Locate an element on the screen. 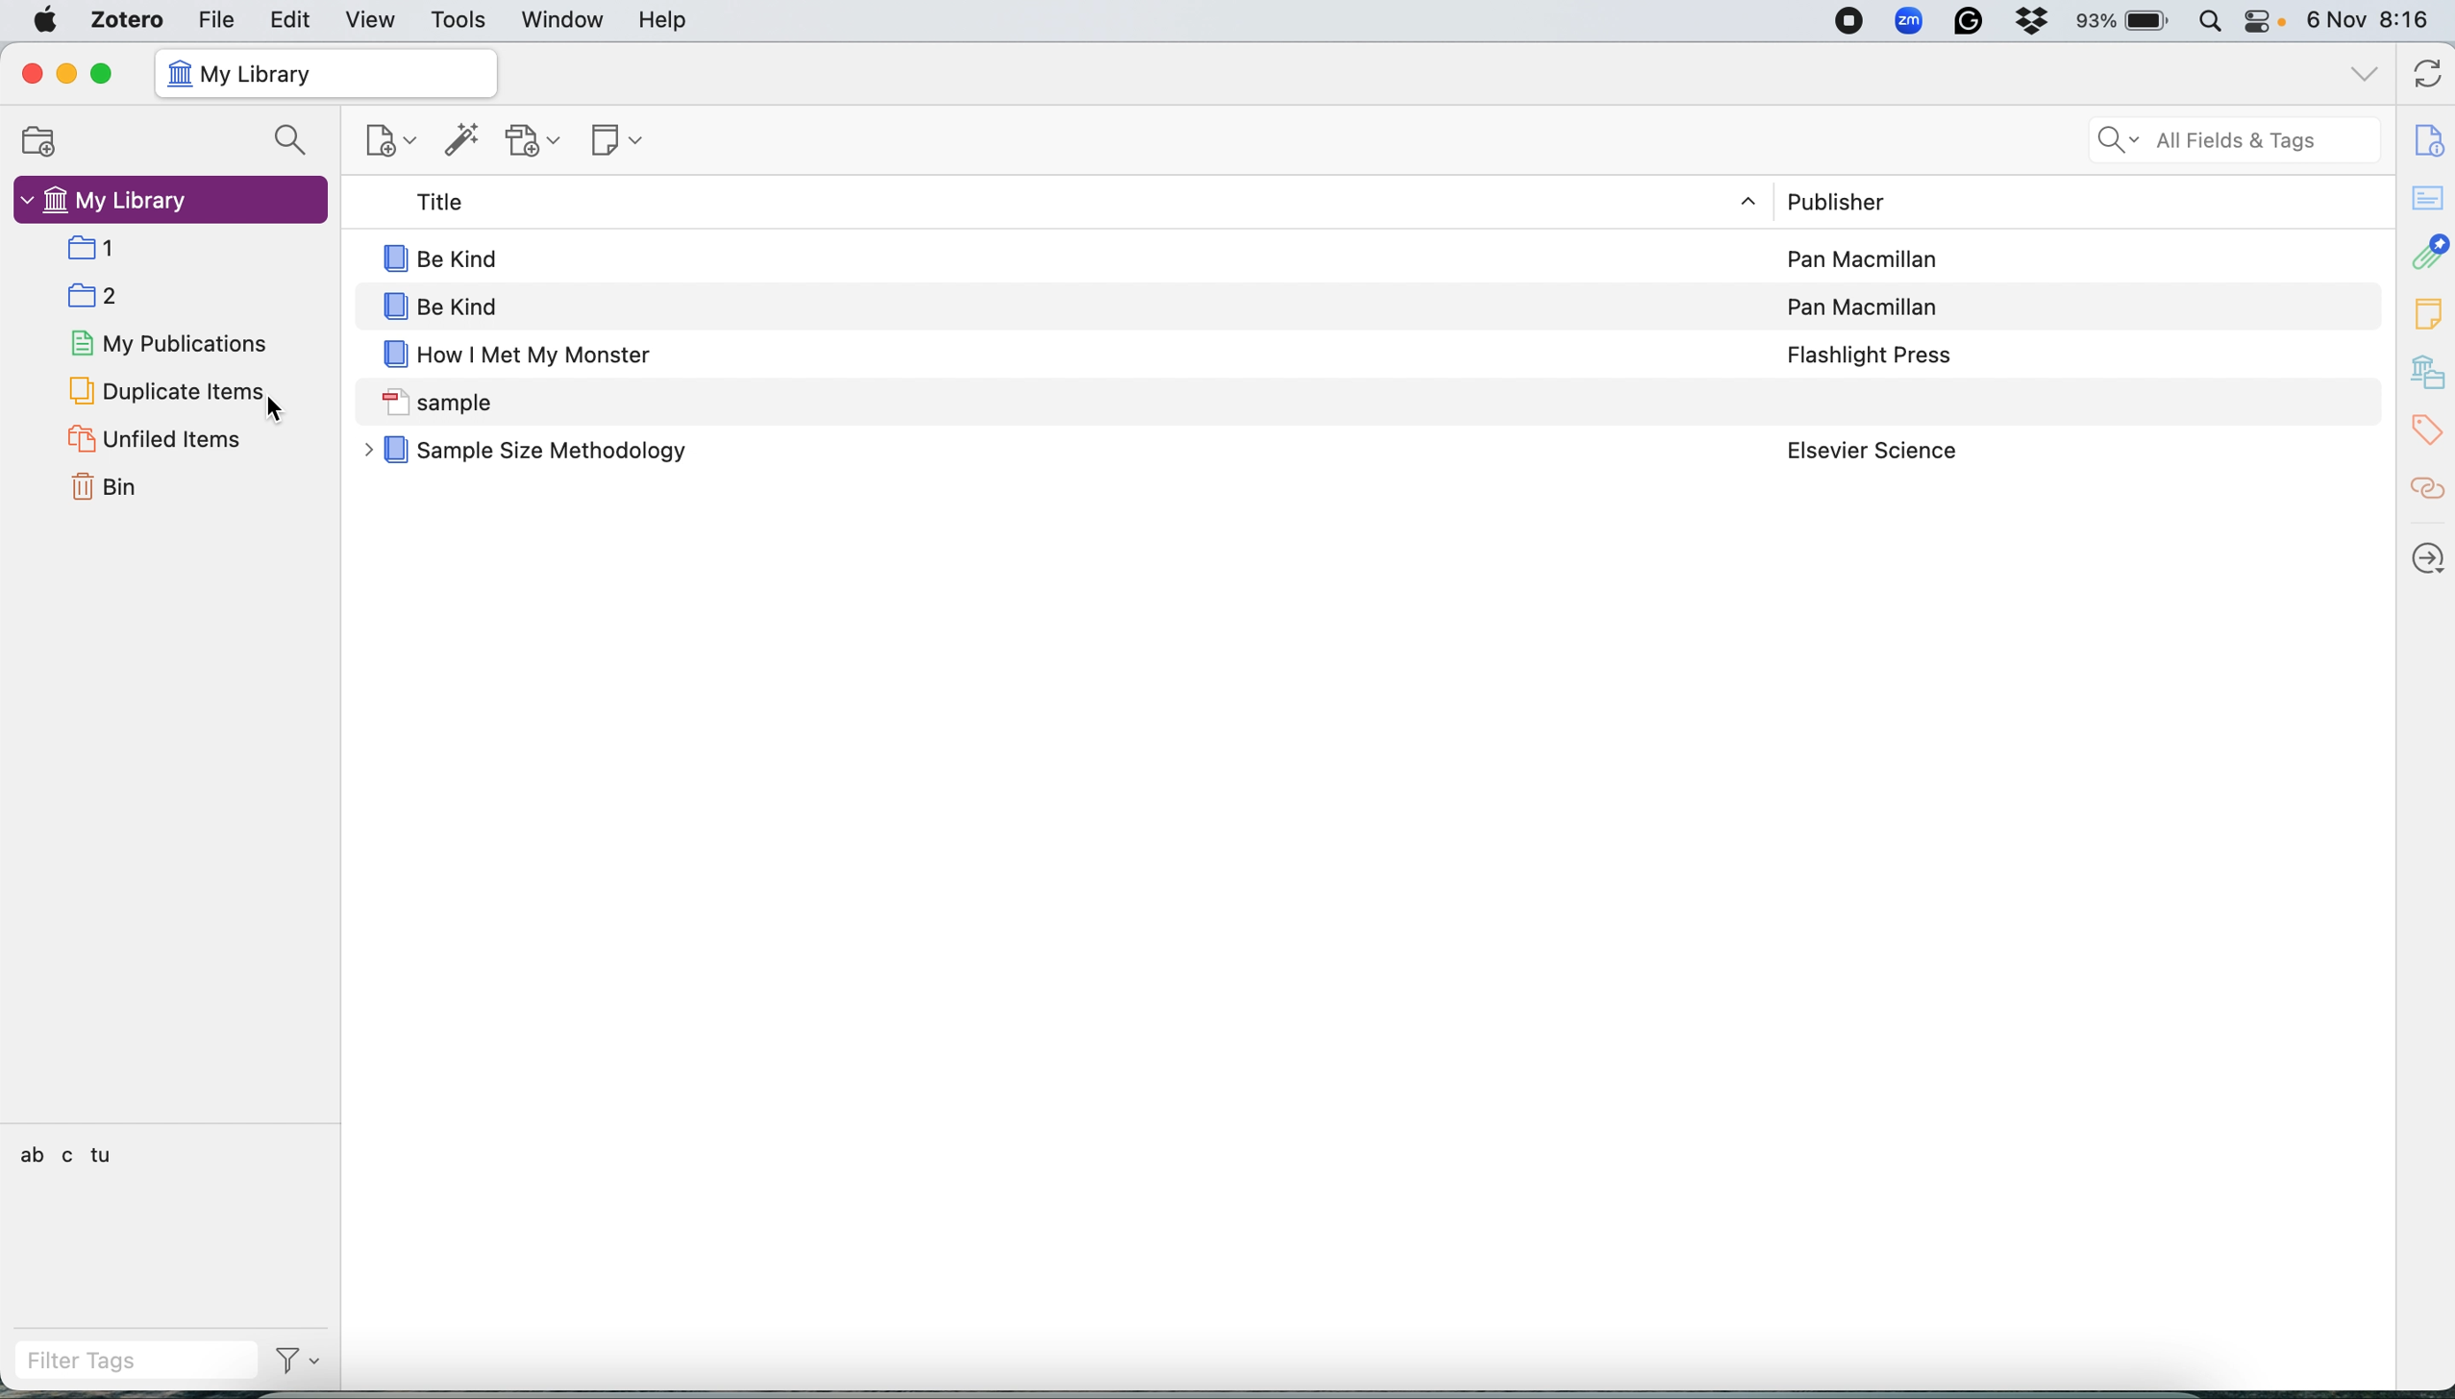  grammarly is located at coordinates (1971, 22).